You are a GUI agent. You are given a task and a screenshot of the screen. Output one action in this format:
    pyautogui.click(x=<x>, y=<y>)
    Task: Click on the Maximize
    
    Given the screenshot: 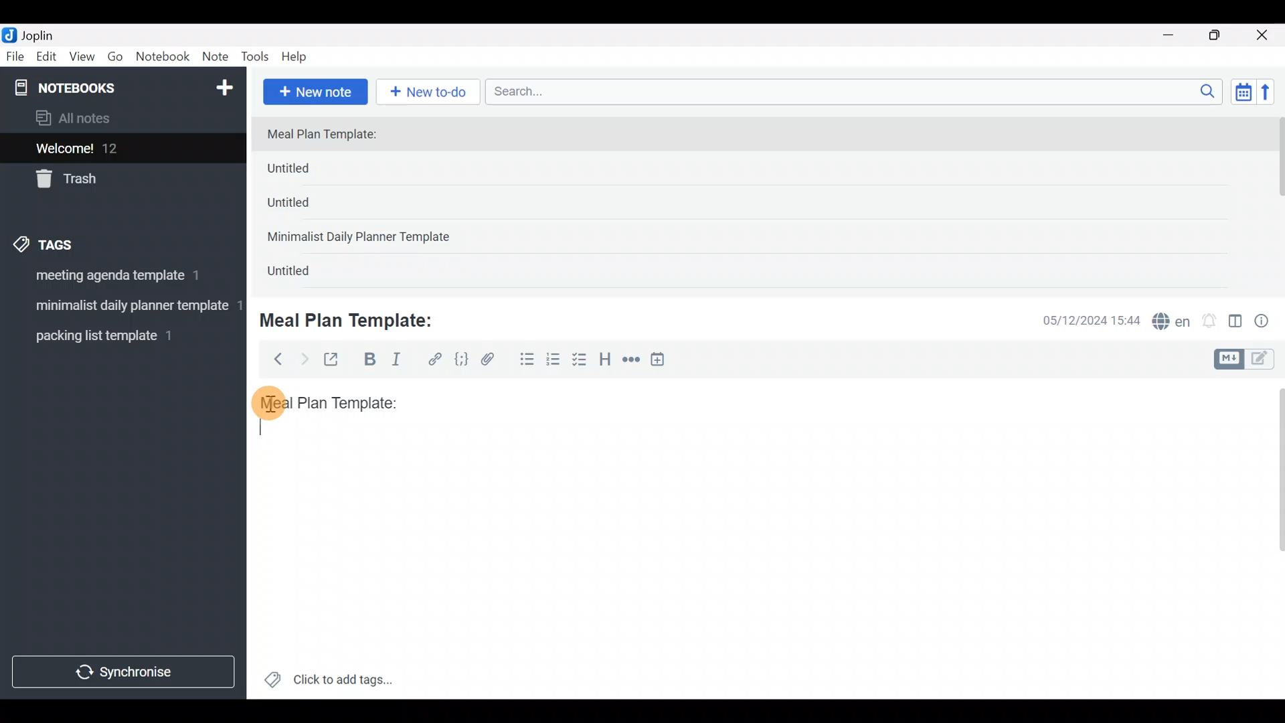 What is the action you would take?
    pyautogui.click(x=1223, y=35)
    